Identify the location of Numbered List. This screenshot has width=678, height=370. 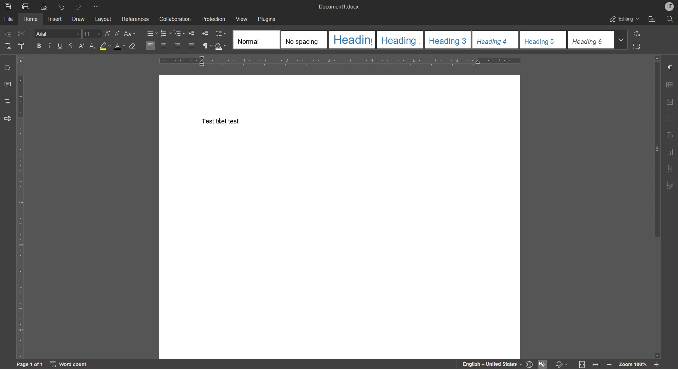
(166, 34).